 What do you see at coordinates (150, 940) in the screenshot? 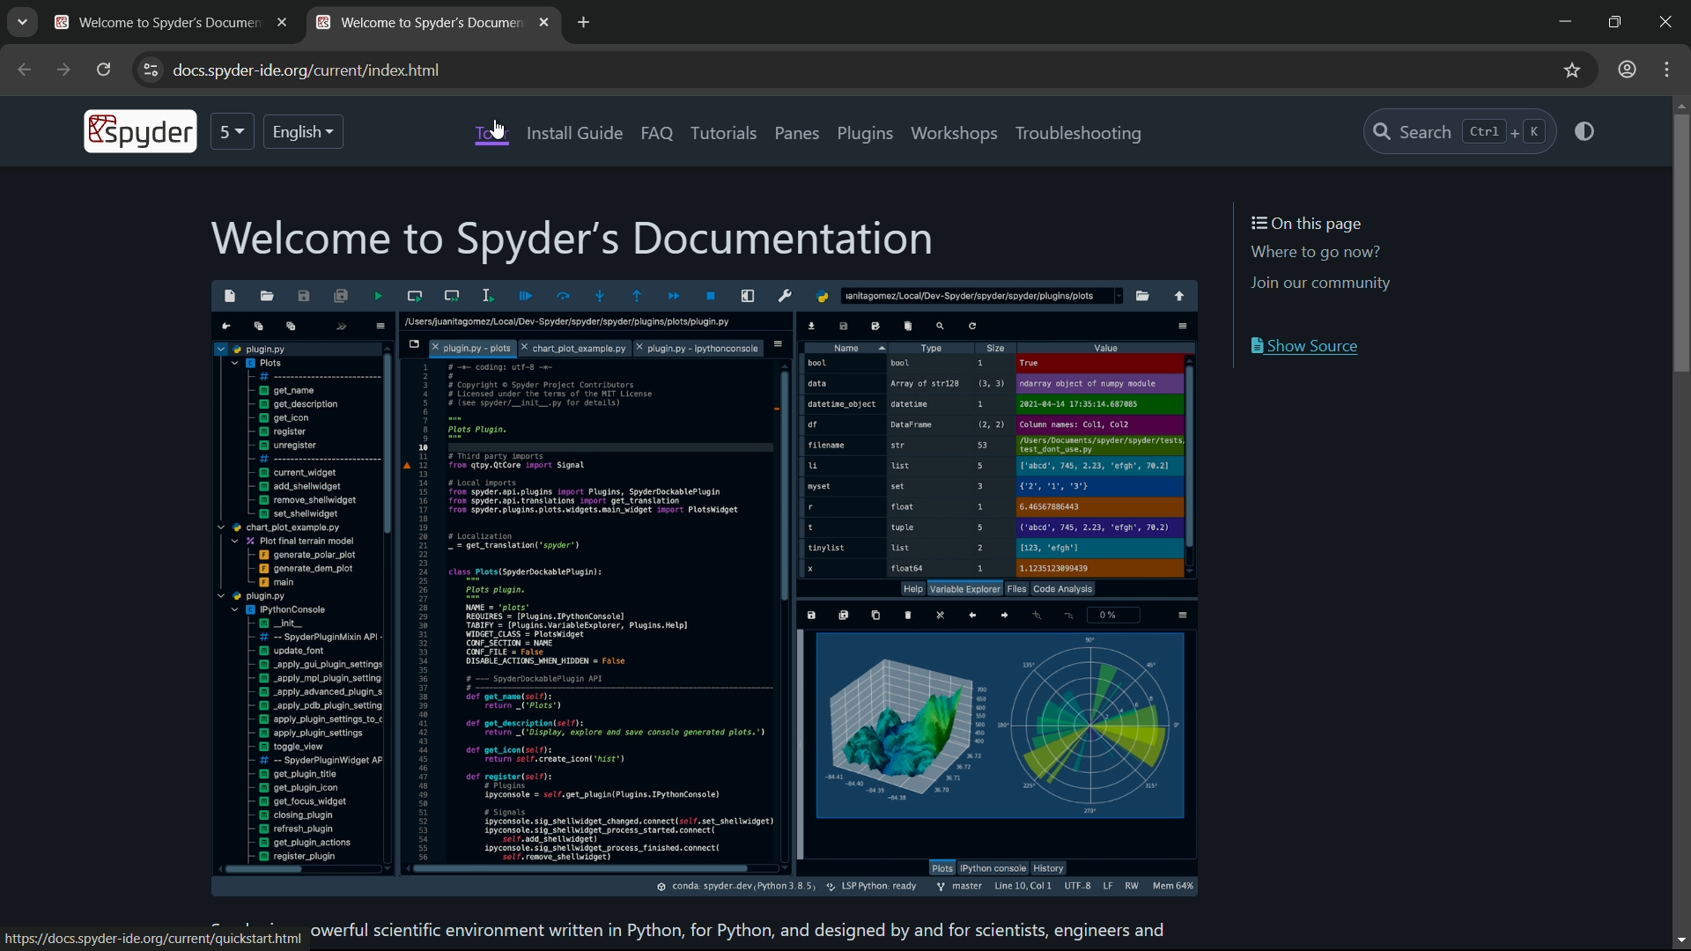
I see `https://docs.spyder-ide.org/current/quickstart.html` at bounding box center [150, 940].